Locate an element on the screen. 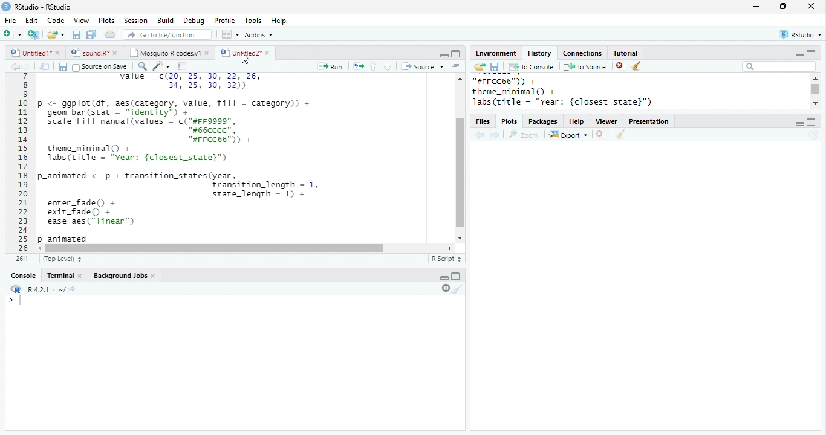 The width and height of the screenshot is (826, 435). Addins is located at coordinates (259, 34).